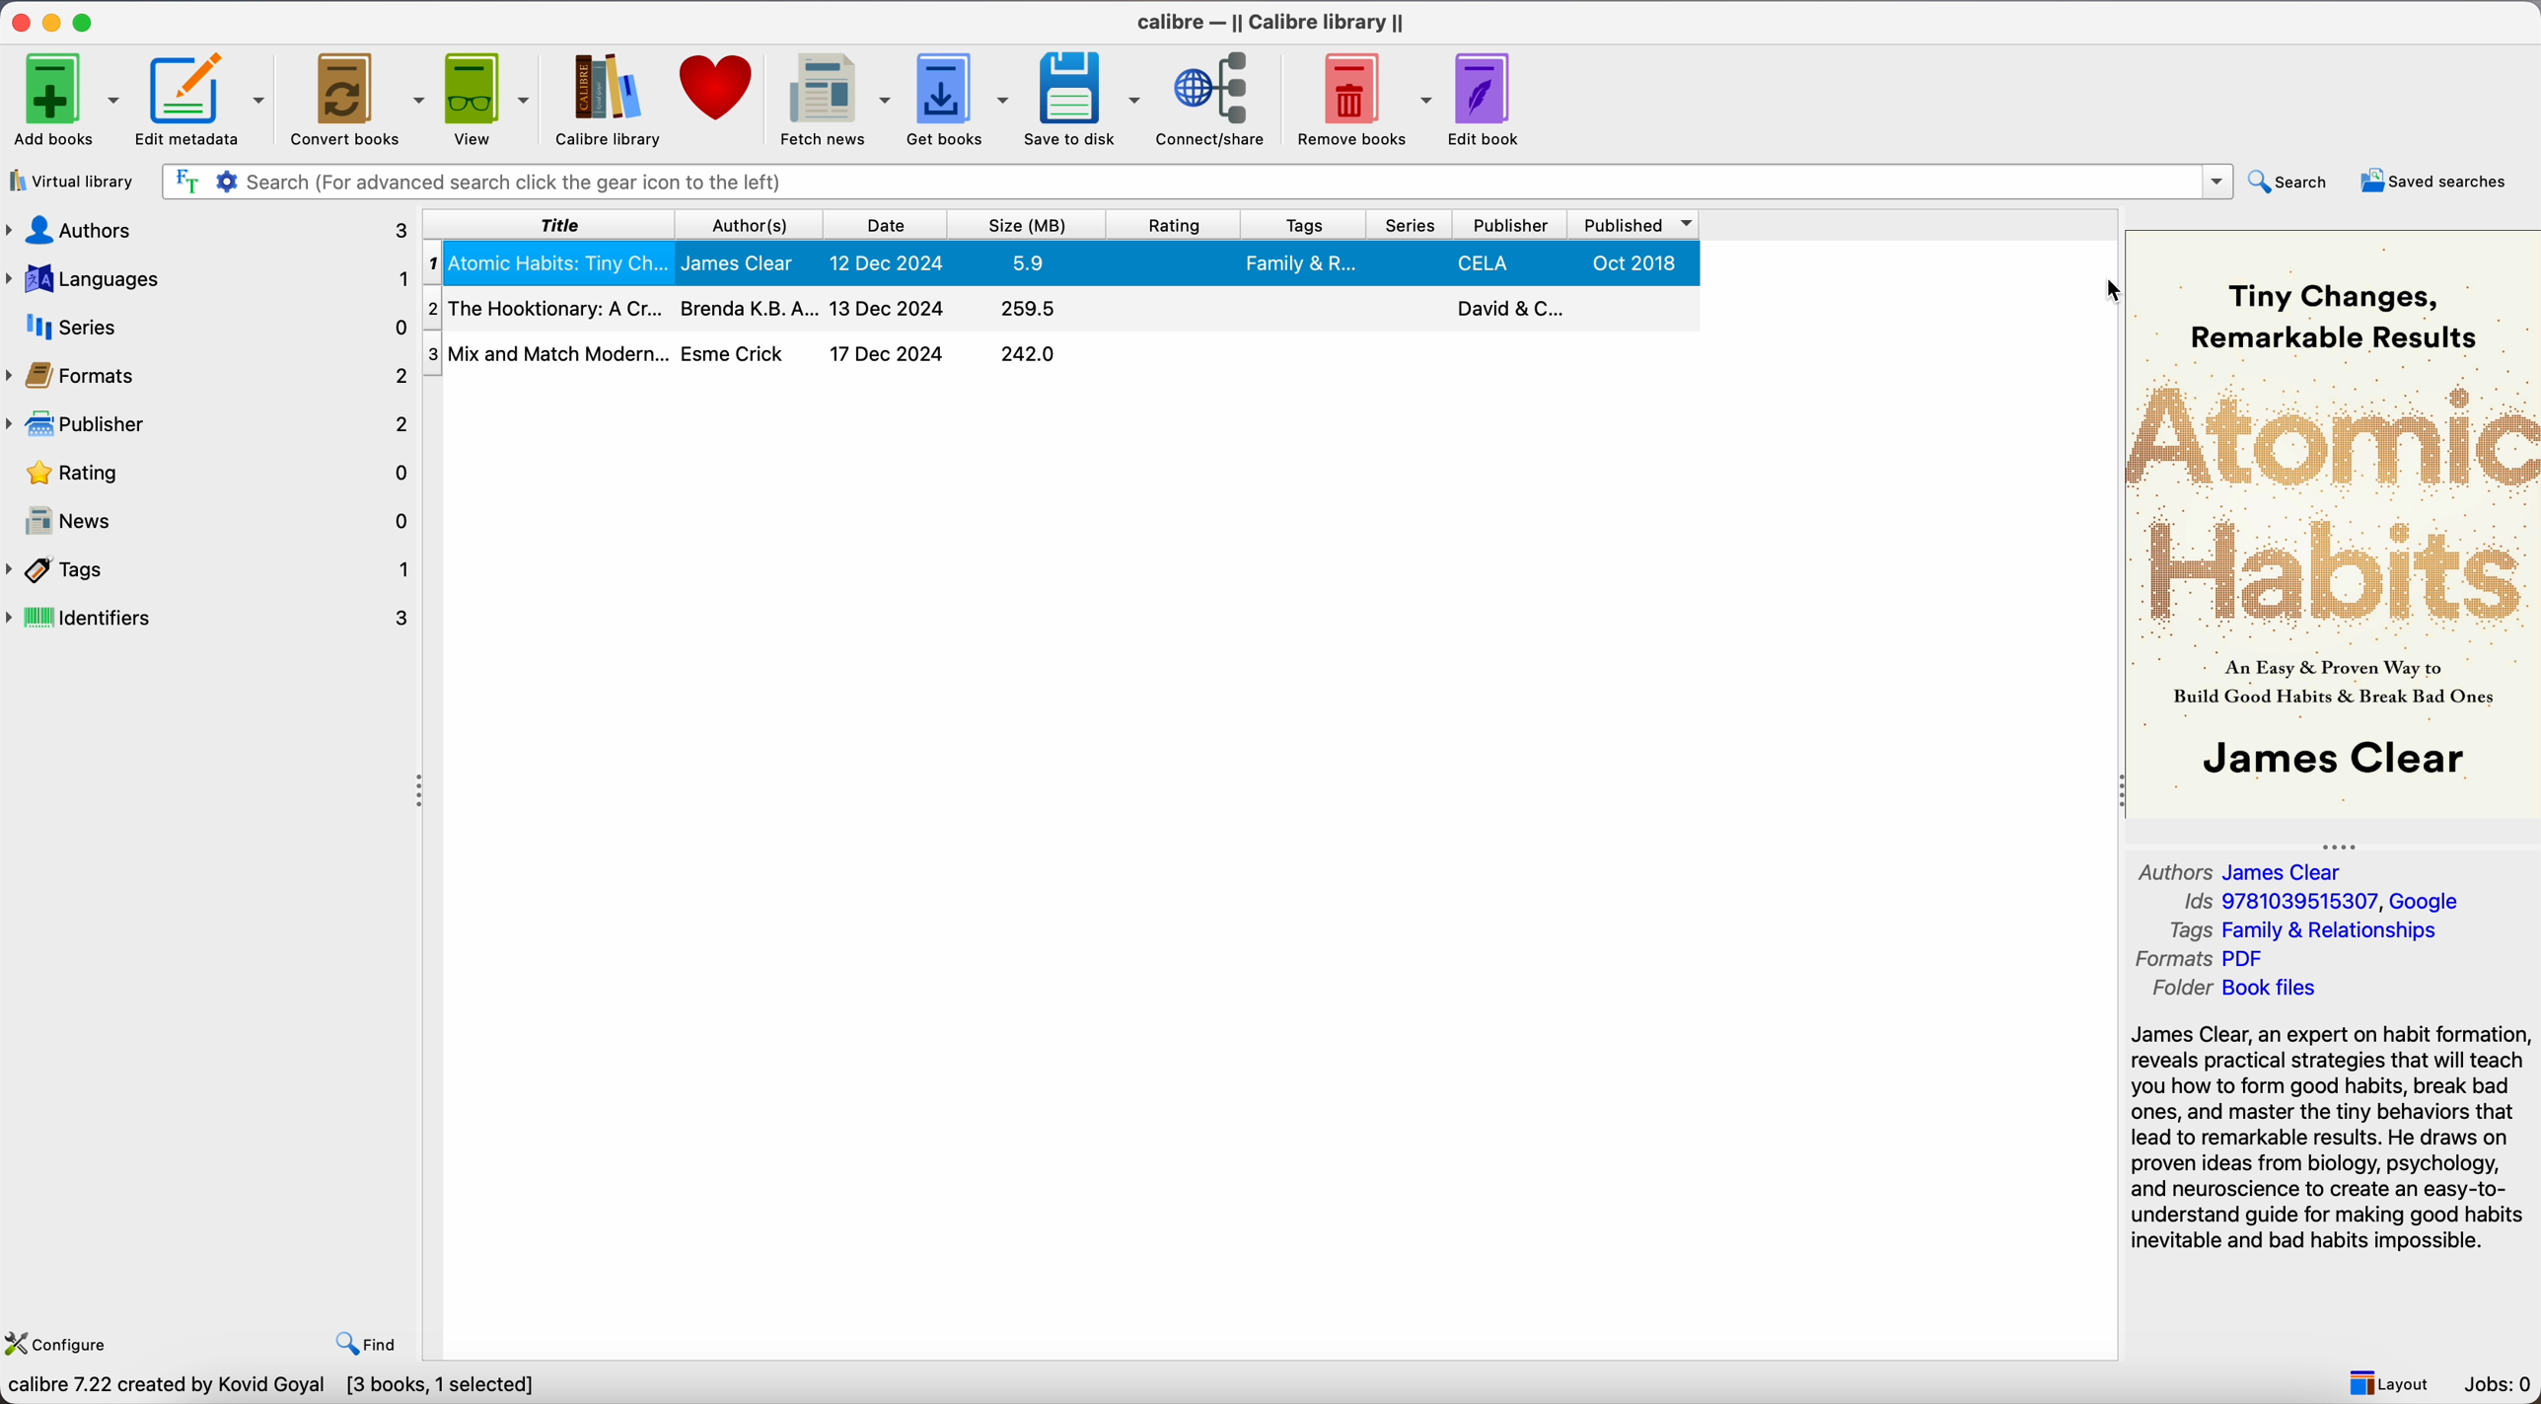 The width and height of the screenshot is (2541, 1404). What do you see at coordinates (2495, 1385) in the screenshot?
I see `Jobs: 0` at bounding box center [2495, 1385].